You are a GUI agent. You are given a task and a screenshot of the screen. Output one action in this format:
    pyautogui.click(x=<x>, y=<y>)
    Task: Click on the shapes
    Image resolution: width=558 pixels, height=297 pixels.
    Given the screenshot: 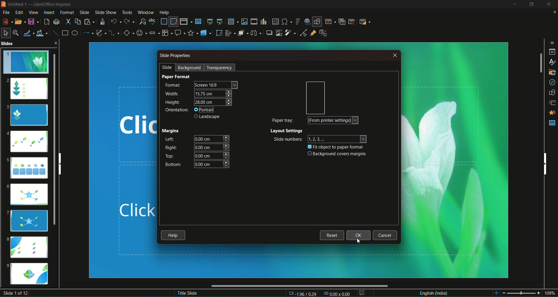 What is the action you would take?
    pyautogui.click(x=551, y=93)
    